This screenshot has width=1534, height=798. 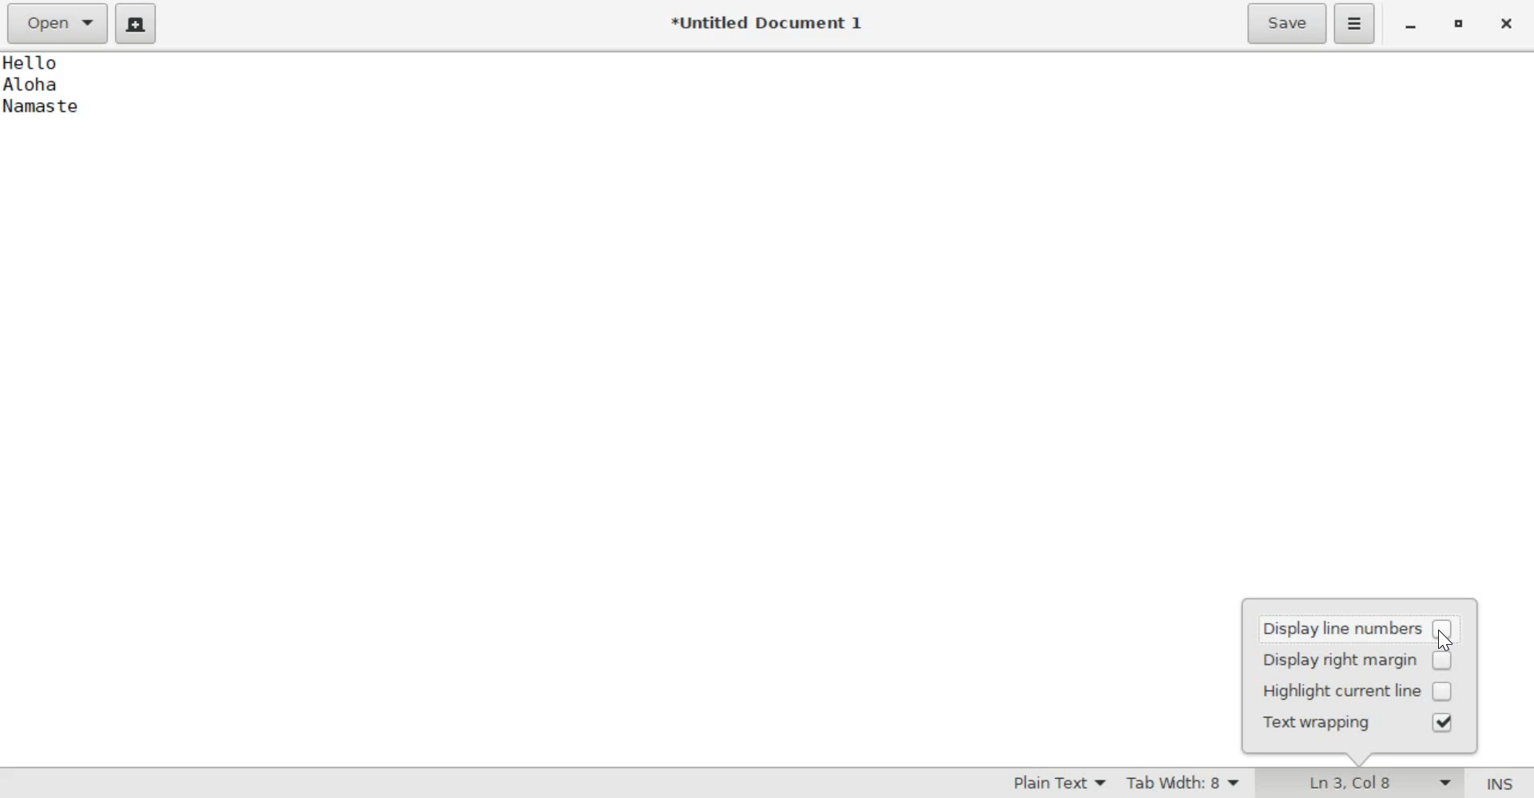 I want to click on text wrapping, so click(x=1361, y=725).